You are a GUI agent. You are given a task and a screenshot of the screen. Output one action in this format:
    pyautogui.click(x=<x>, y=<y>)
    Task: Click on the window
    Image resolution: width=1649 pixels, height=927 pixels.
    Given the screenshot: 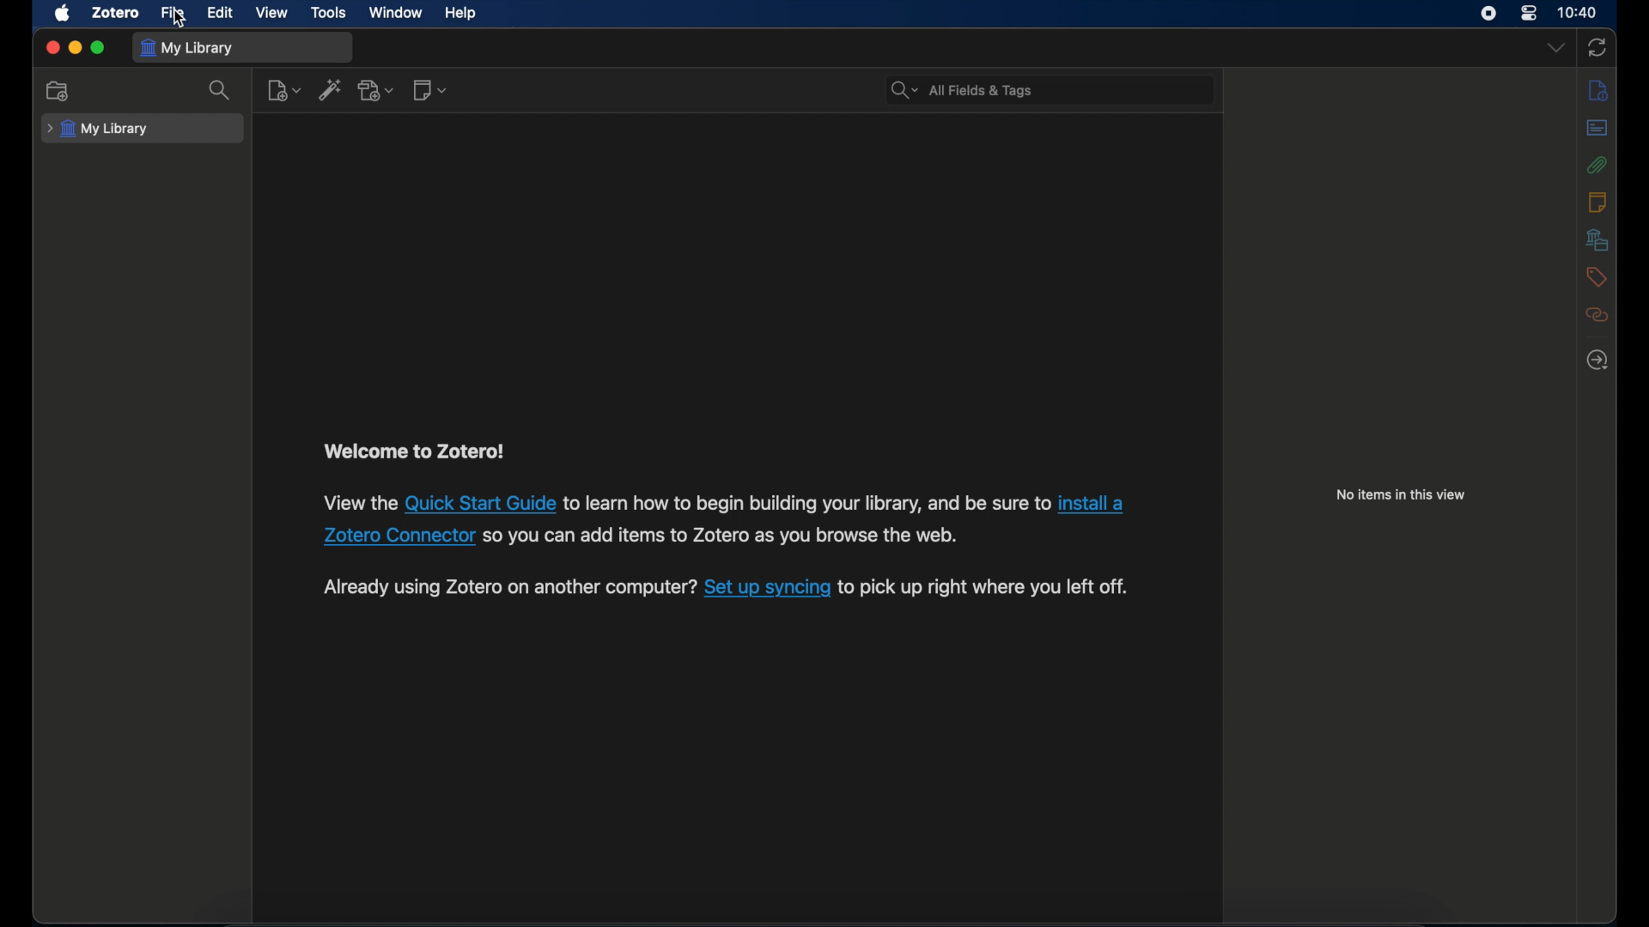 What is the action you would take?
    pyautogui.click(x=397, y=13)
    